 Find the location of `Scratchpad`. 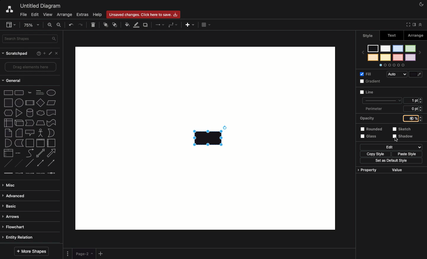

Scratchpad is located at coordinates (15, 54).